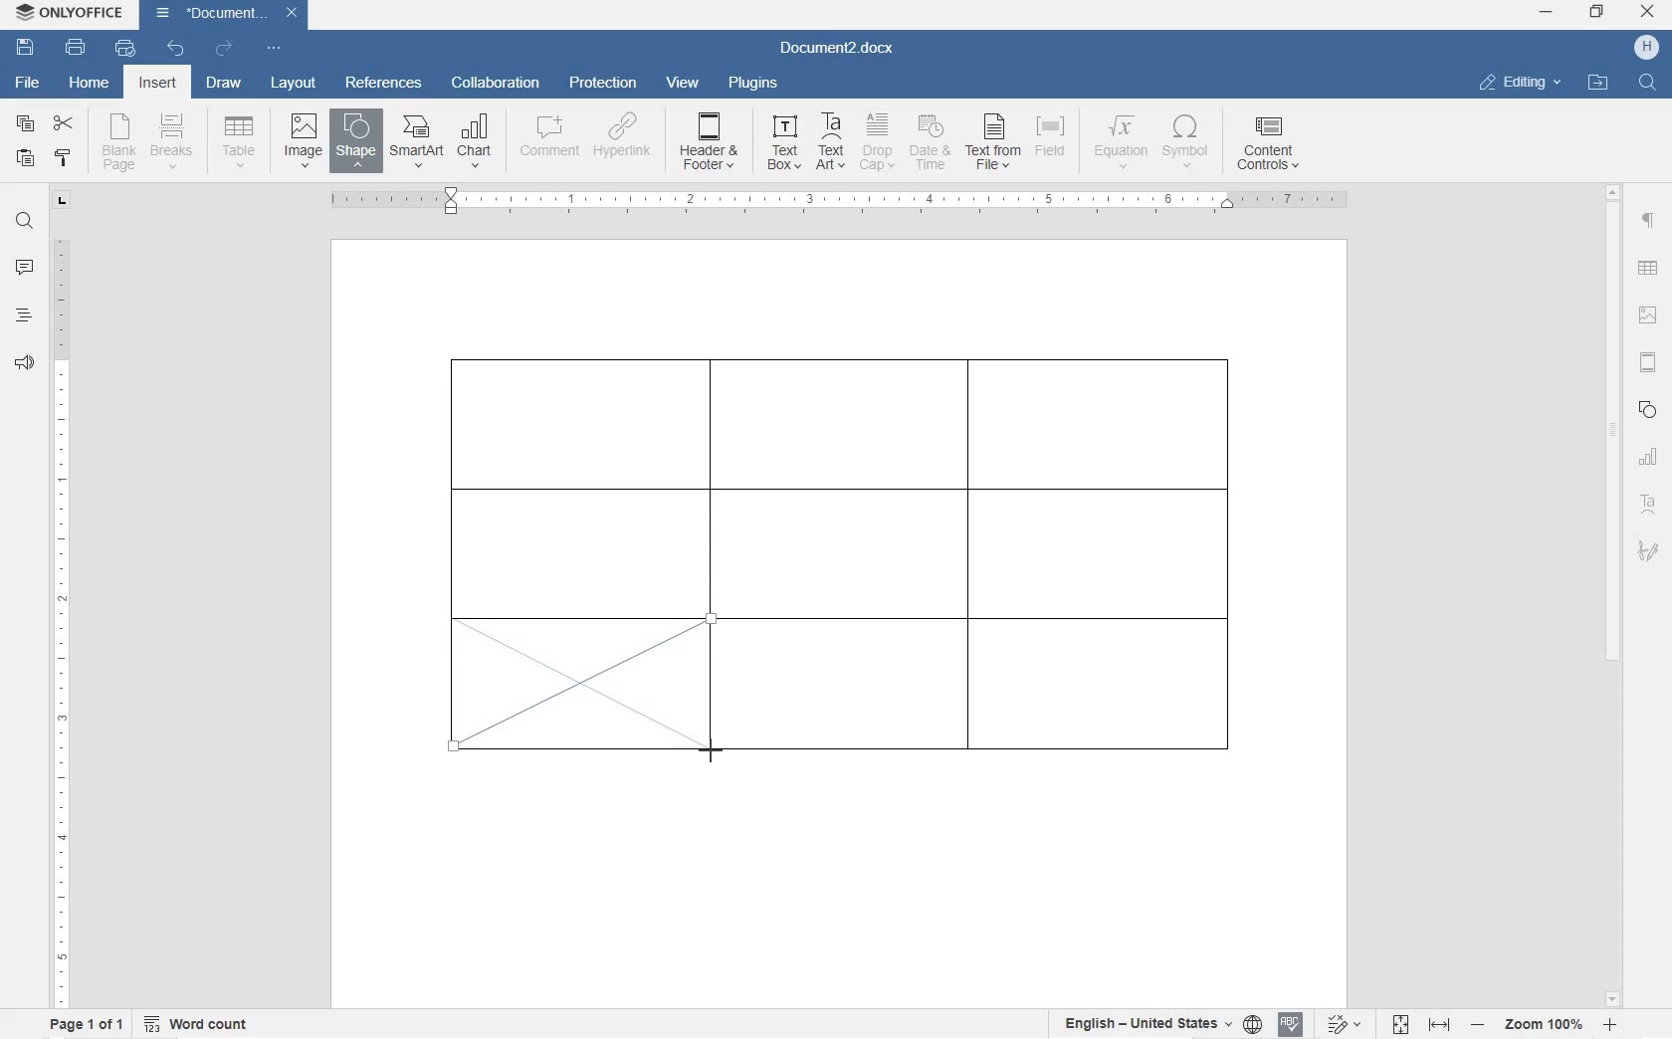 Image resolution: width=1672 pixels, height=1039 pixels. I want to click on SYMBOL, so click(1187, 145).